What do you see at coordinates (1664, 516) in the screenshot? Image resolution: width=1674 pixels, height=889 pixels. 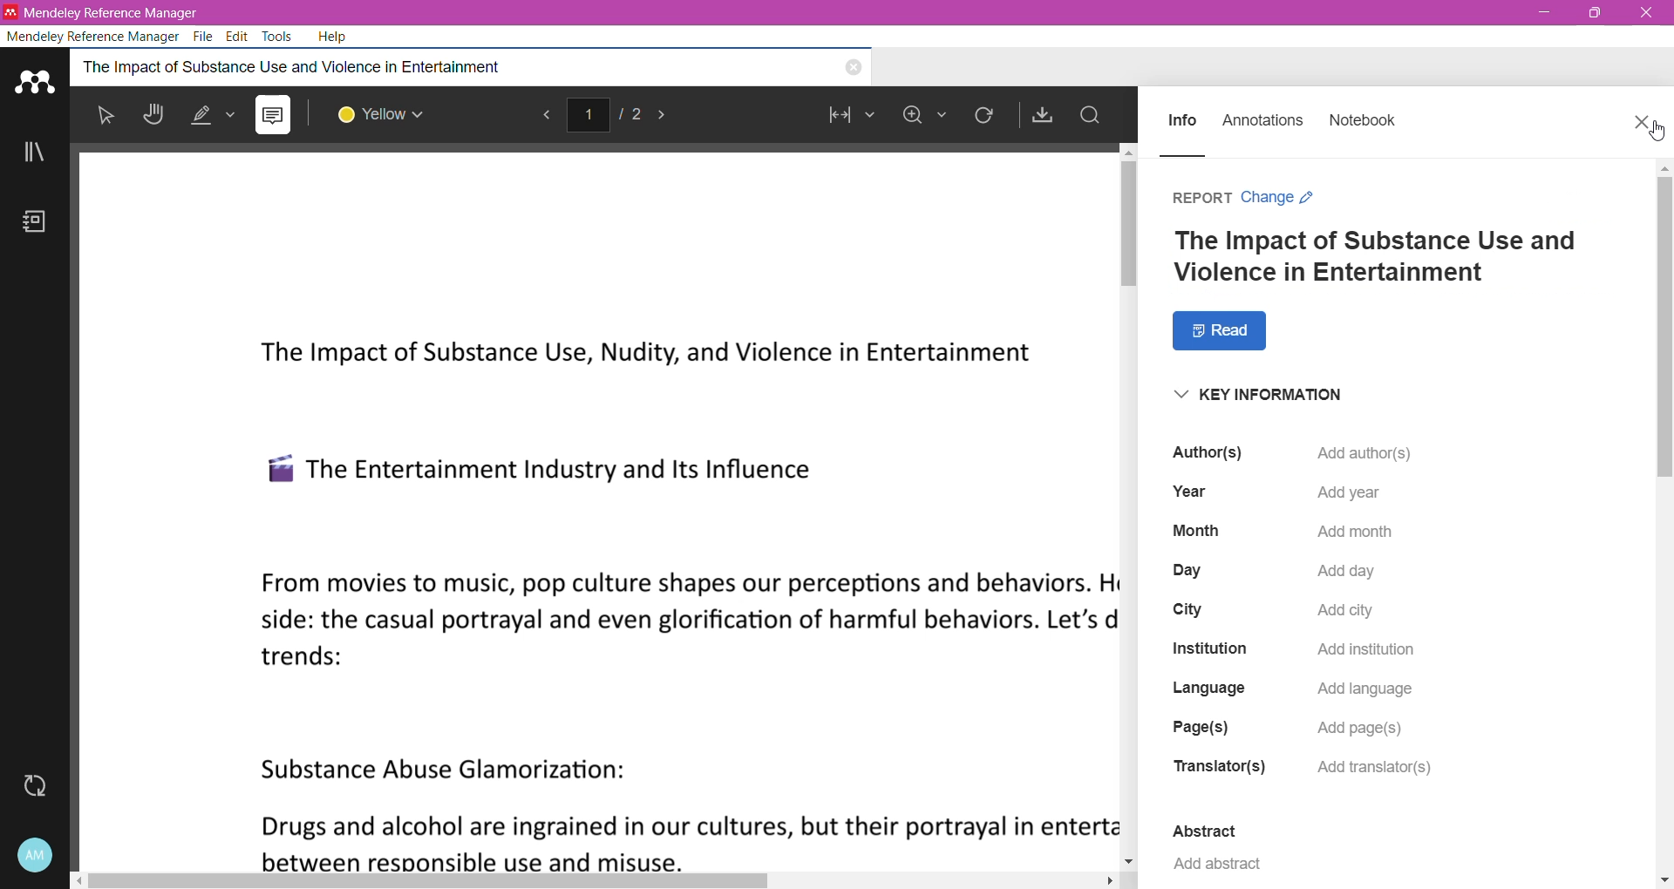 I see `Vertical Scroll Bar` at bounding box center [1664, 516].